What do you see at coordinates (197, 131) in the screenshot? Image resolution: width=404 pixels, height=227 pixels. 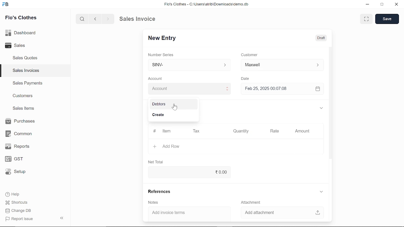 I see `Tax` at bounding box center [197, 131].